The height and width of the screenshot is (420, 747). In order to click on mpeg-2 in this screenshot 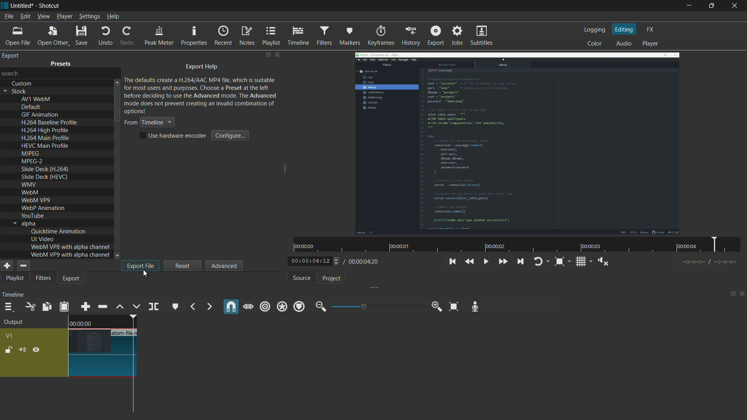, I will do `click(32, 162)`.